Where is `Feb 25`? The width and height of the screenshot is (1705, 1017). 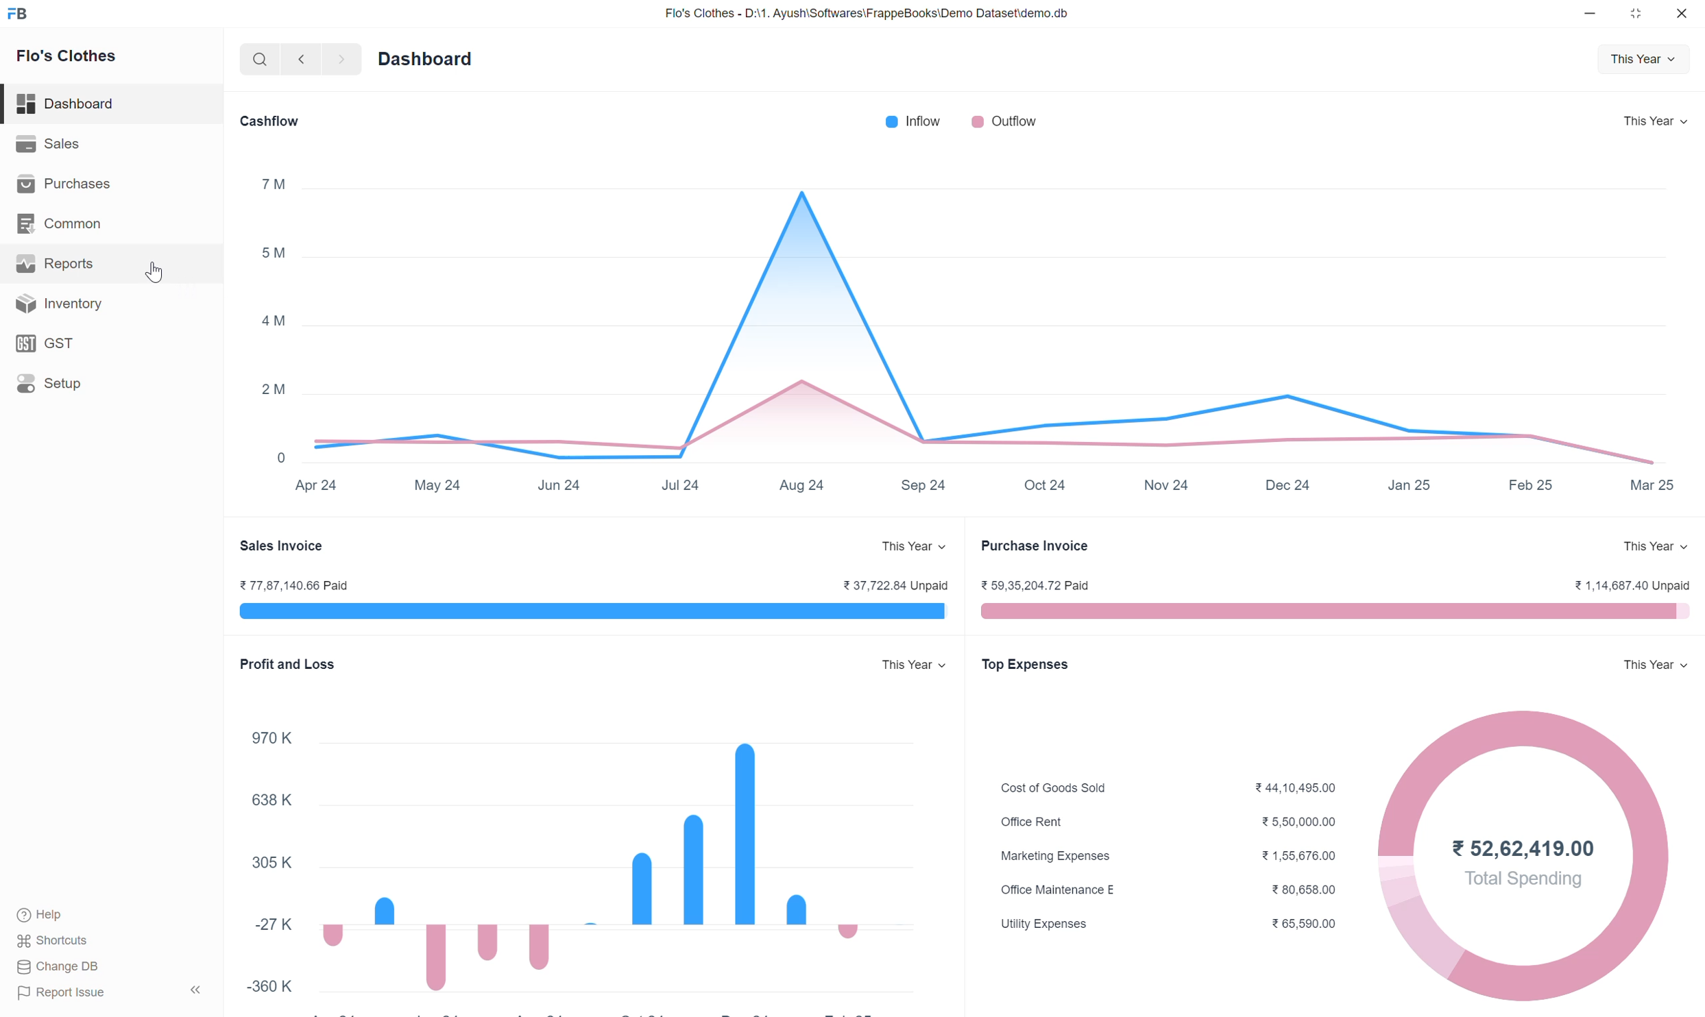 Feb 25 is located at coordinates (1527, 487).